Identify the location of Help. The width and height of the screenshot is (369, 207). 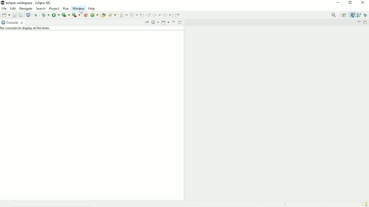
(92, 8).